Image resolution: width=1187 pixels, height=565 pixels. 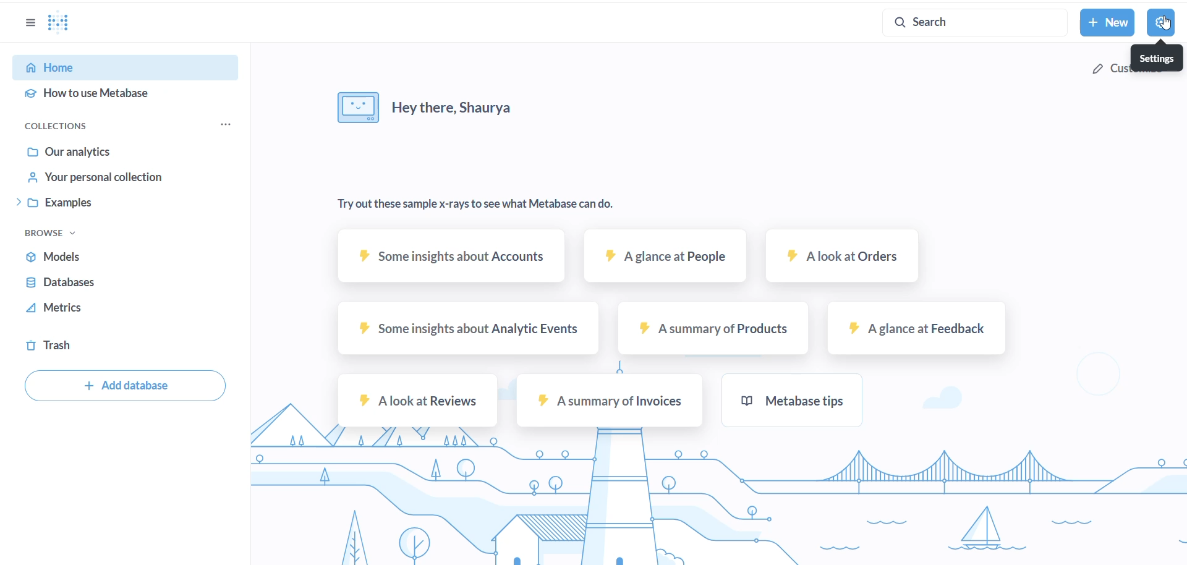 What do you see at coordinates (117, 347) in the screenshot?
I see `trash` at bounding box center [117, 347].